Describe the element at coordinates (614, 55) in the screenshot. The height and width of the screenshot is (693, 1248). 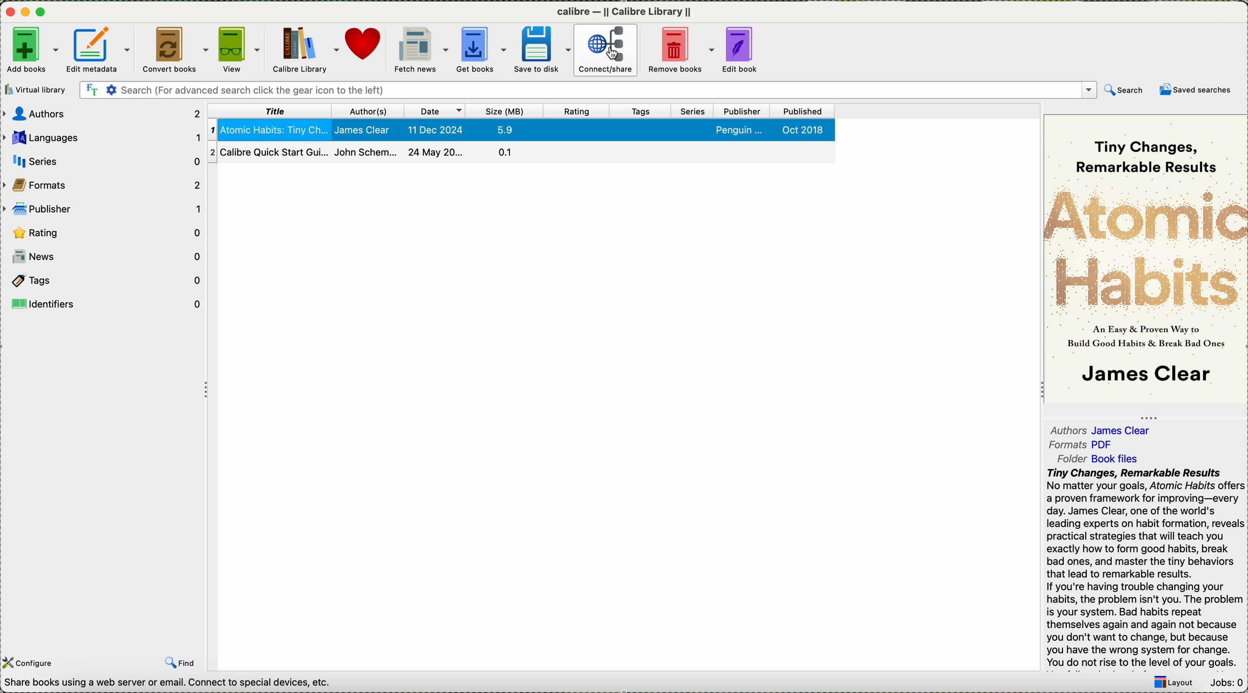
I see `cursor` at that location.